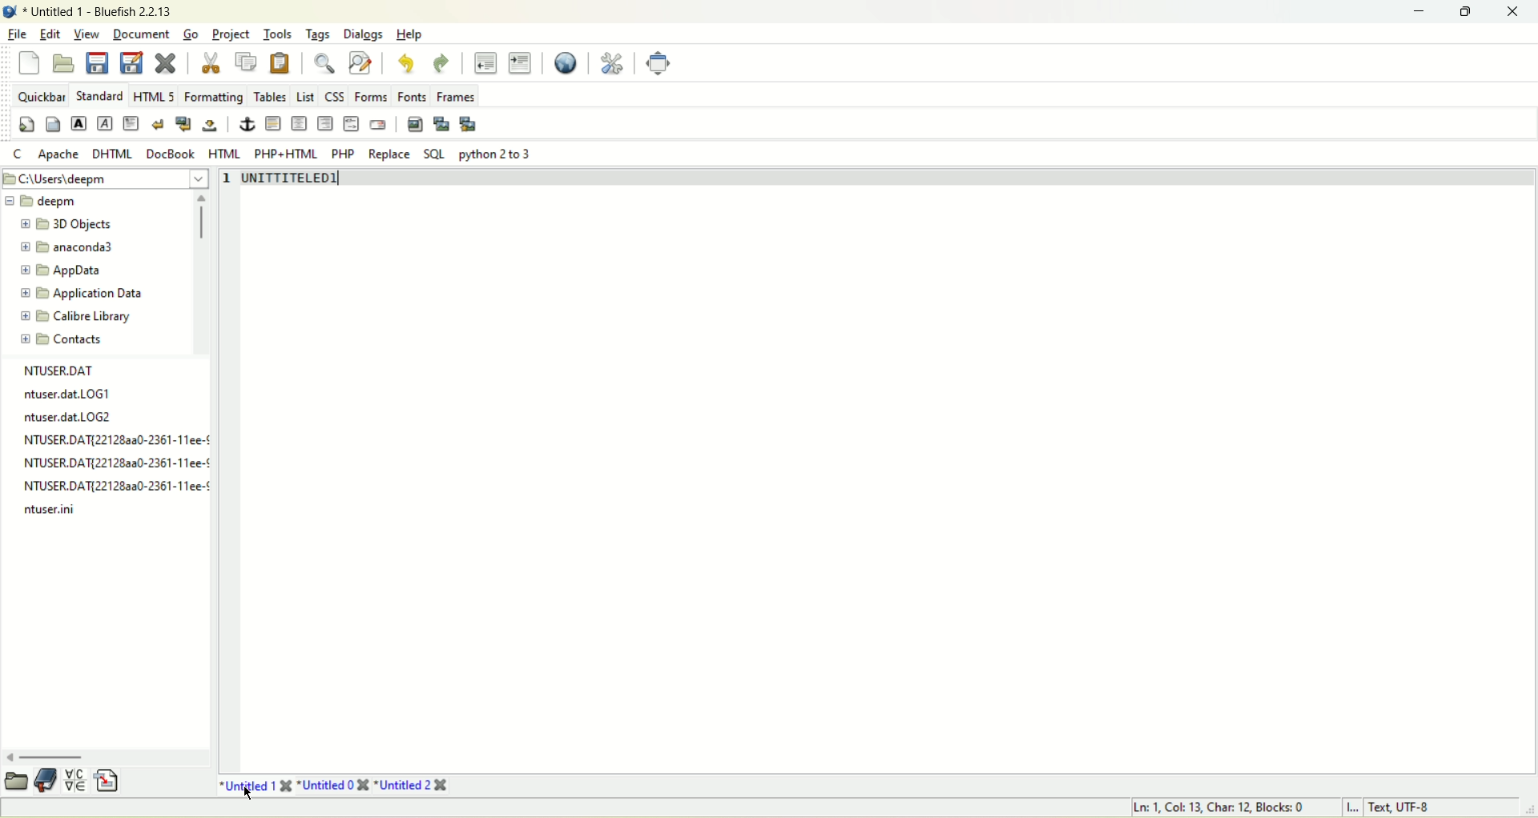  What do you see at coordinates (566, 63) in the screenshot?
I see `preview in browser` at bounding box center [566, 63].